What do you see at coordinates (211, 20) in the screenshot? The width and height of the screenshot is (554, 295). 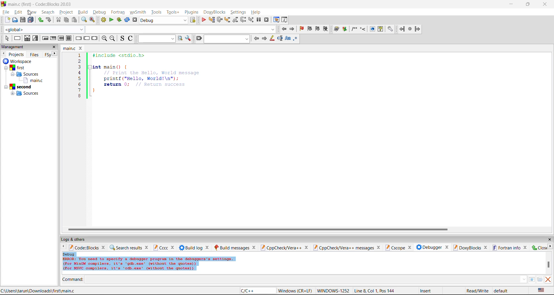 I see `run to cursor` at bounding box center [211, 20].